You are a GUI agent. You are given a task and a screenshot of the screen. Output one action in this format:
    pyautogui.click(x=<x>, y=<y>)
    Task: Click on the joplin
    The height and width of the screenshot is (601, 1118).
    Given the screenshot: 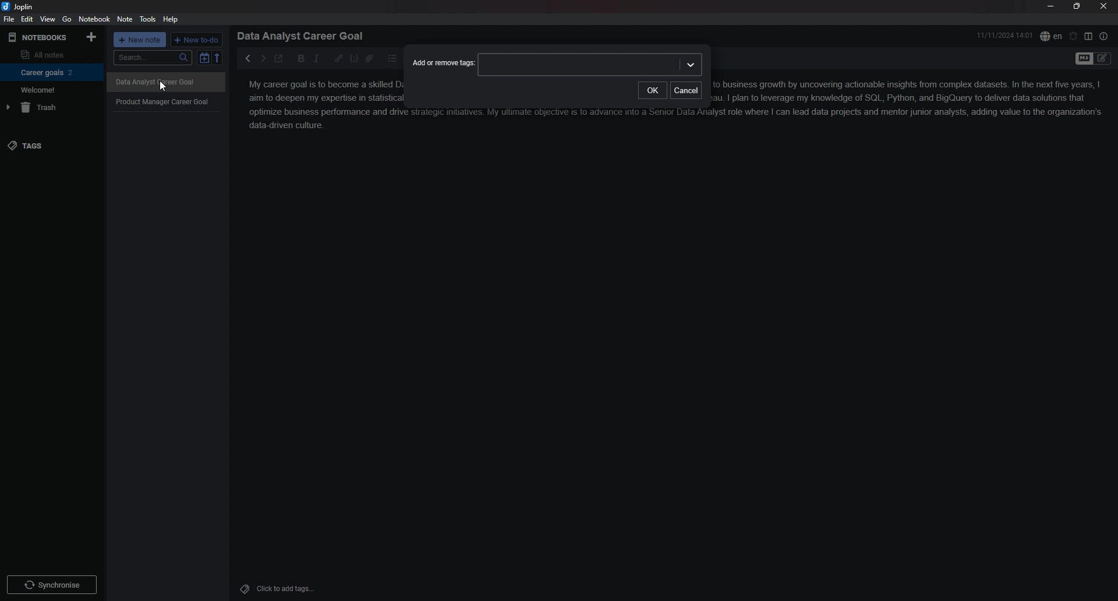 What is the action you would take?
    pyautogui.click(x=19, y=7)
    